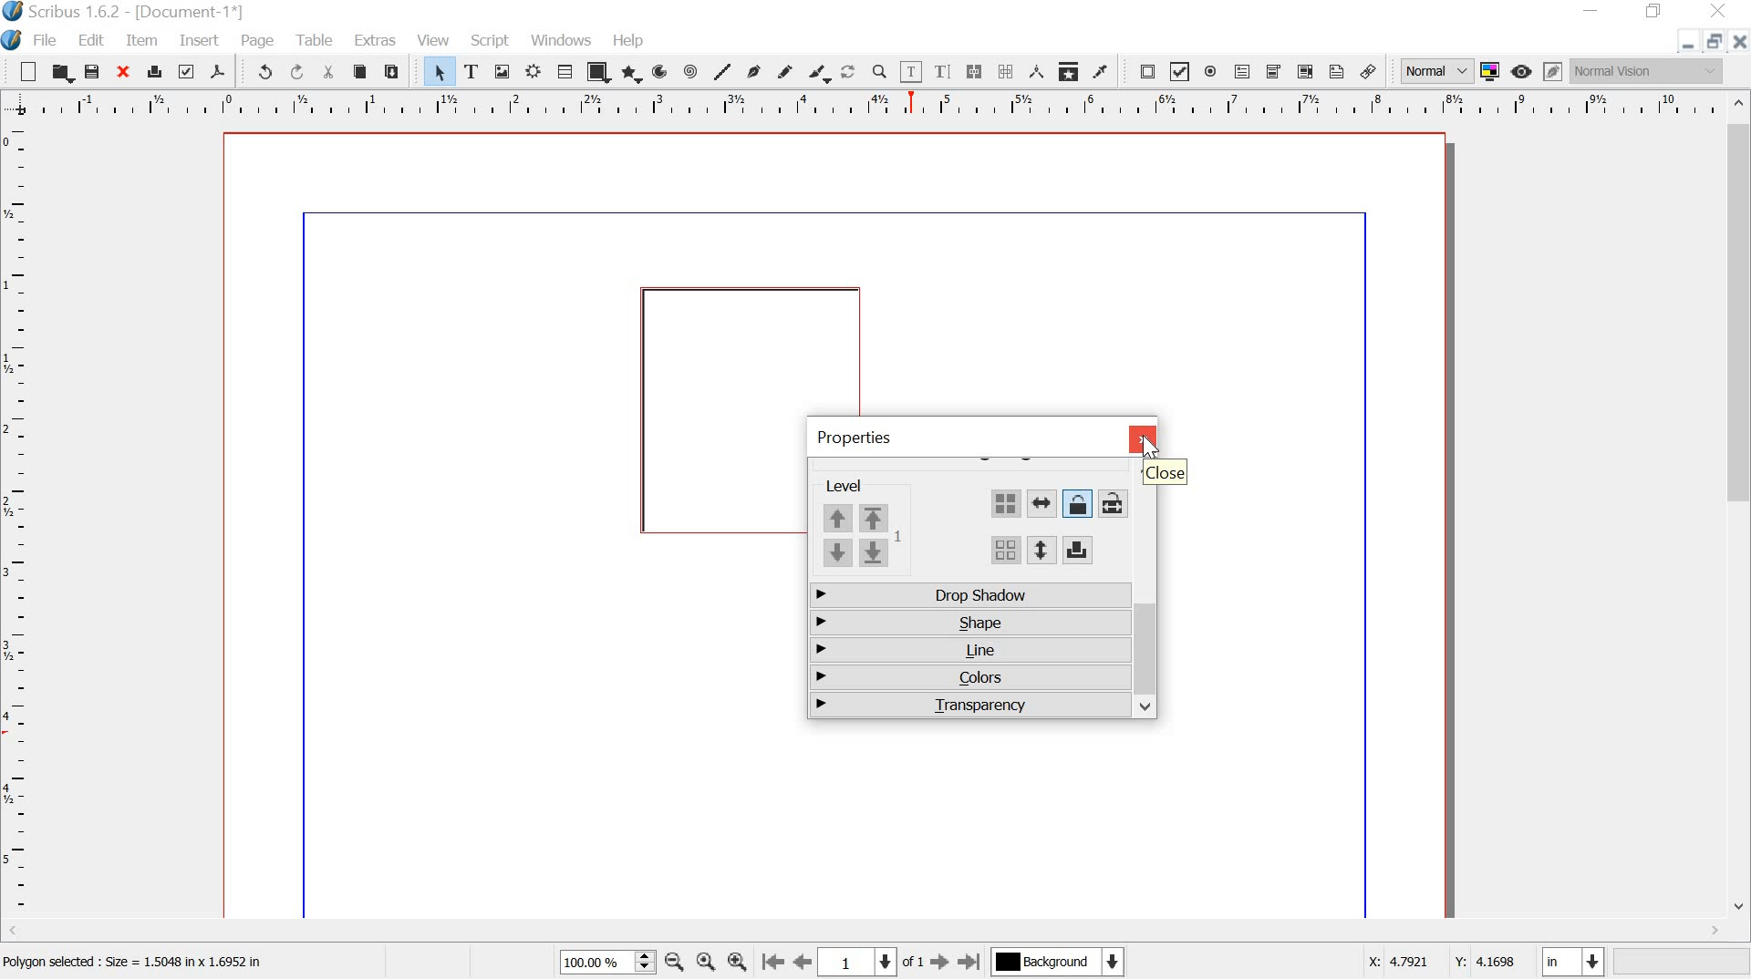 The image size is (1751, 979). I want to click on rotate item, so click(849, 74).